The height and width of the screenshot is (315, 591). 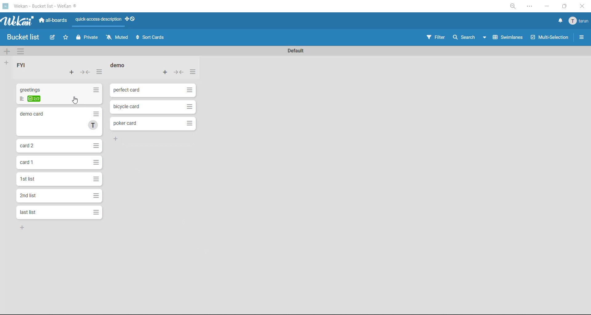 What do you see at coordinates (117, 37) in the screenshot?
I see `muted` at bounding box center [117, 37].